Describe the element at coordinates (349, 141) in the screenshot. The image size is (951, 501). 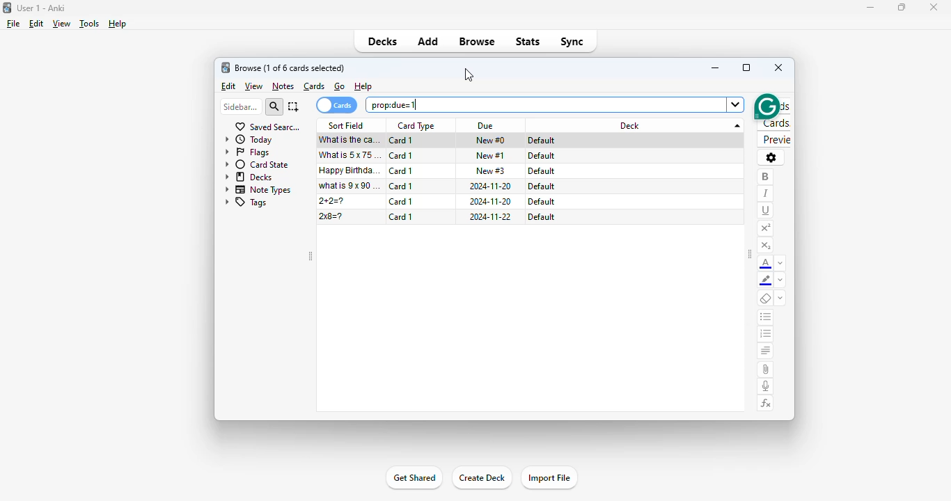
I see `what is the capital of France?` at that location.